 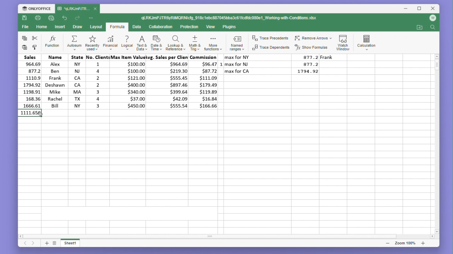 I want to click on max item value, so click(x=127, y=81).